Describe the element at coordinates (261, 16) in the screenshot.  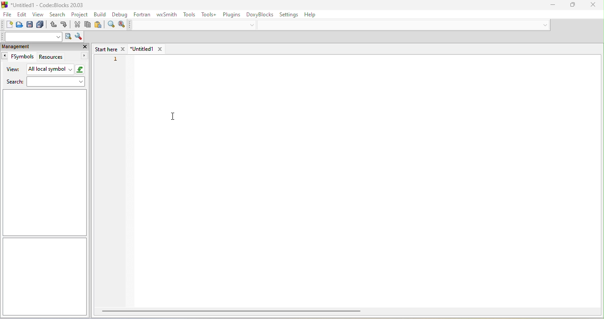
I see `doxyblocks` at that location.